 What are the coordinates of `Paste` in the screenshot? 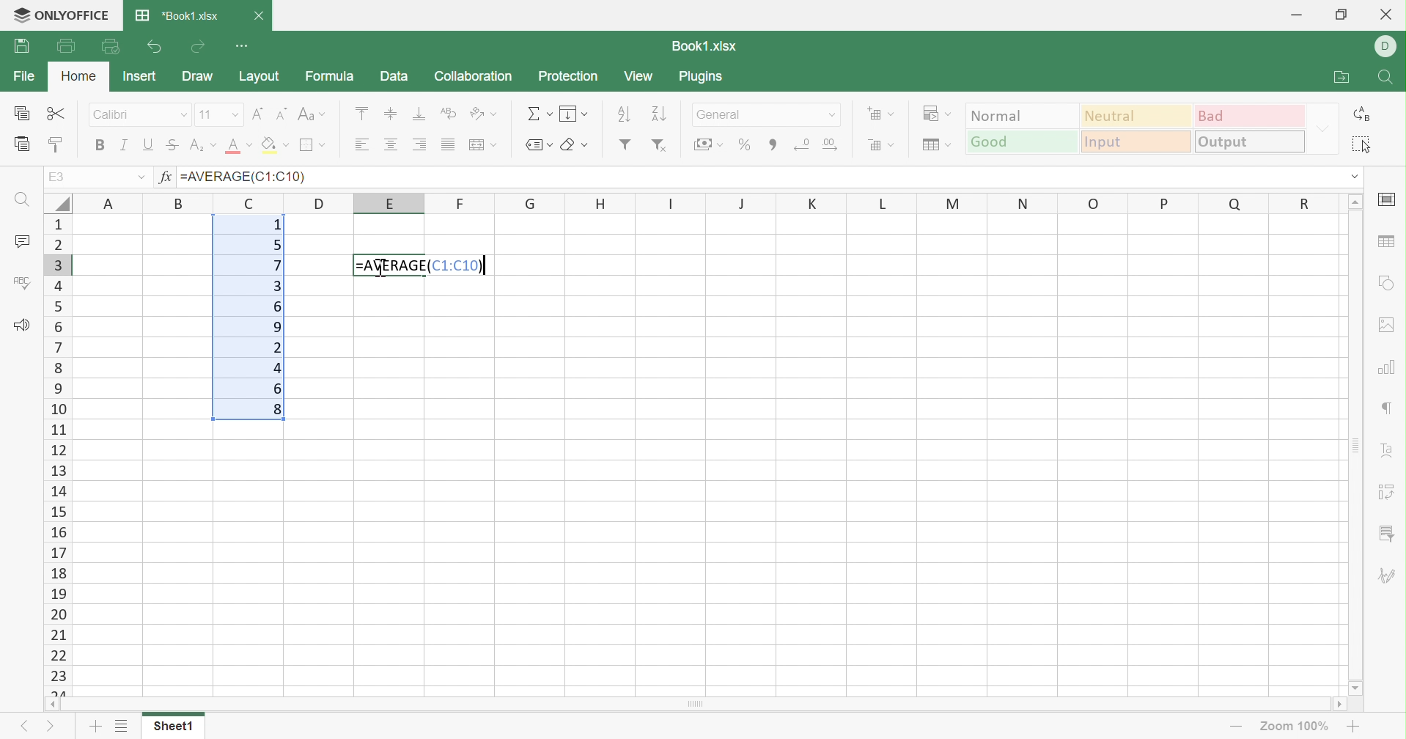 It's located at (21, 144).